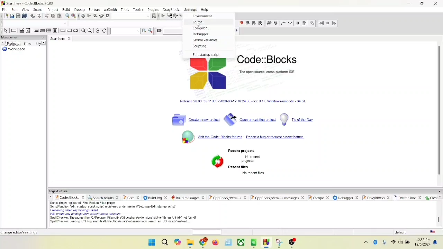 The height and width of the screenshot is (249, 443). What do you see at coordinates (186, 137) in the screenshot?
I see `symbol` at bounding box center [186, 137].